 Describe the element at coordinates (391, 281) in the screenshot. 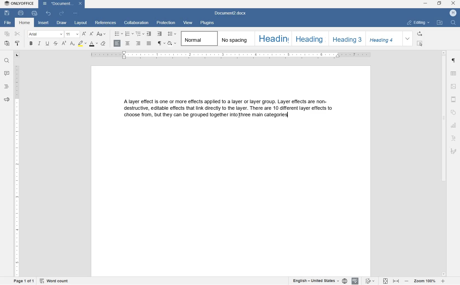

I see `fit to page or width` at that location.